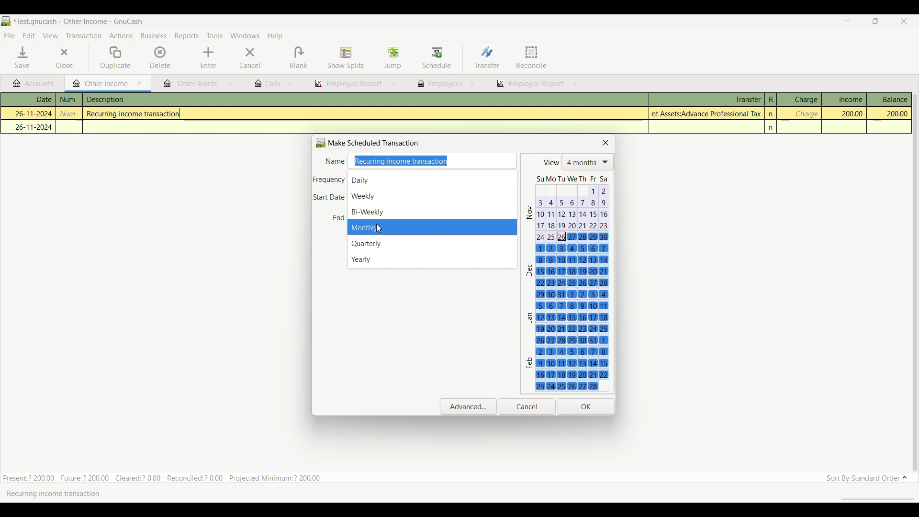 This screenshot has height=517, width=919. What do you see at coordinates (432, 228) in the screenshot?
I see `months` at bounding box center [432, 228].